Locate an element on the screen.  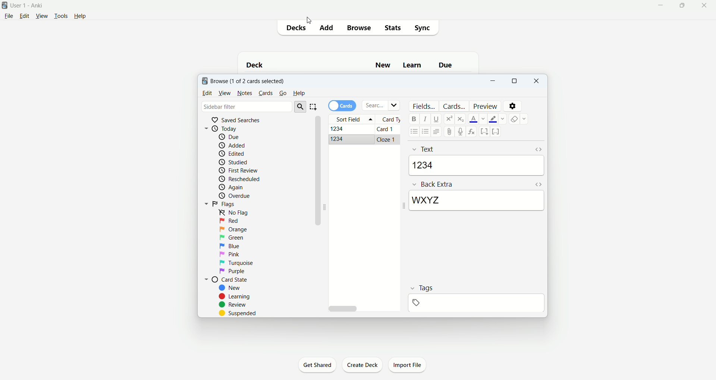
sidebar filter is located at coordinates (245, 107).